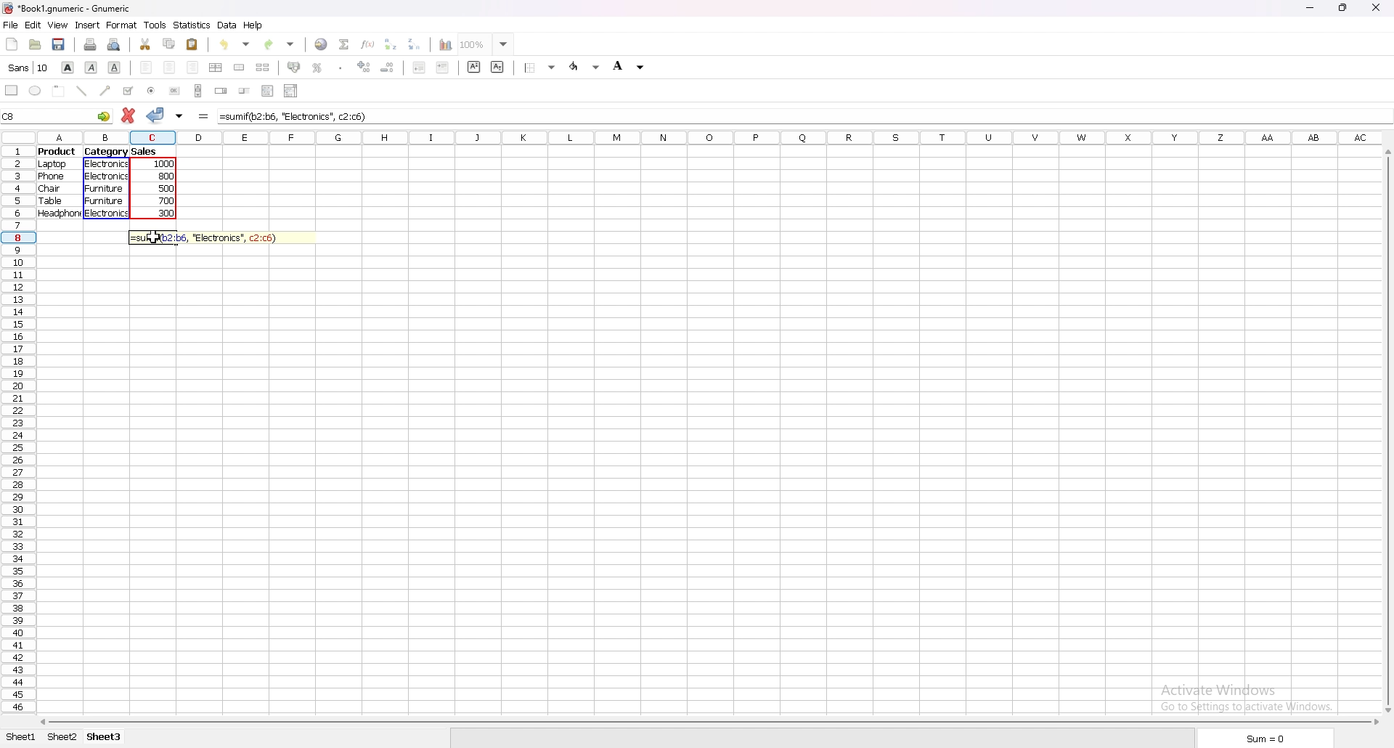 The image size is (1394, 748). I want to click on save, so click(59, 44).